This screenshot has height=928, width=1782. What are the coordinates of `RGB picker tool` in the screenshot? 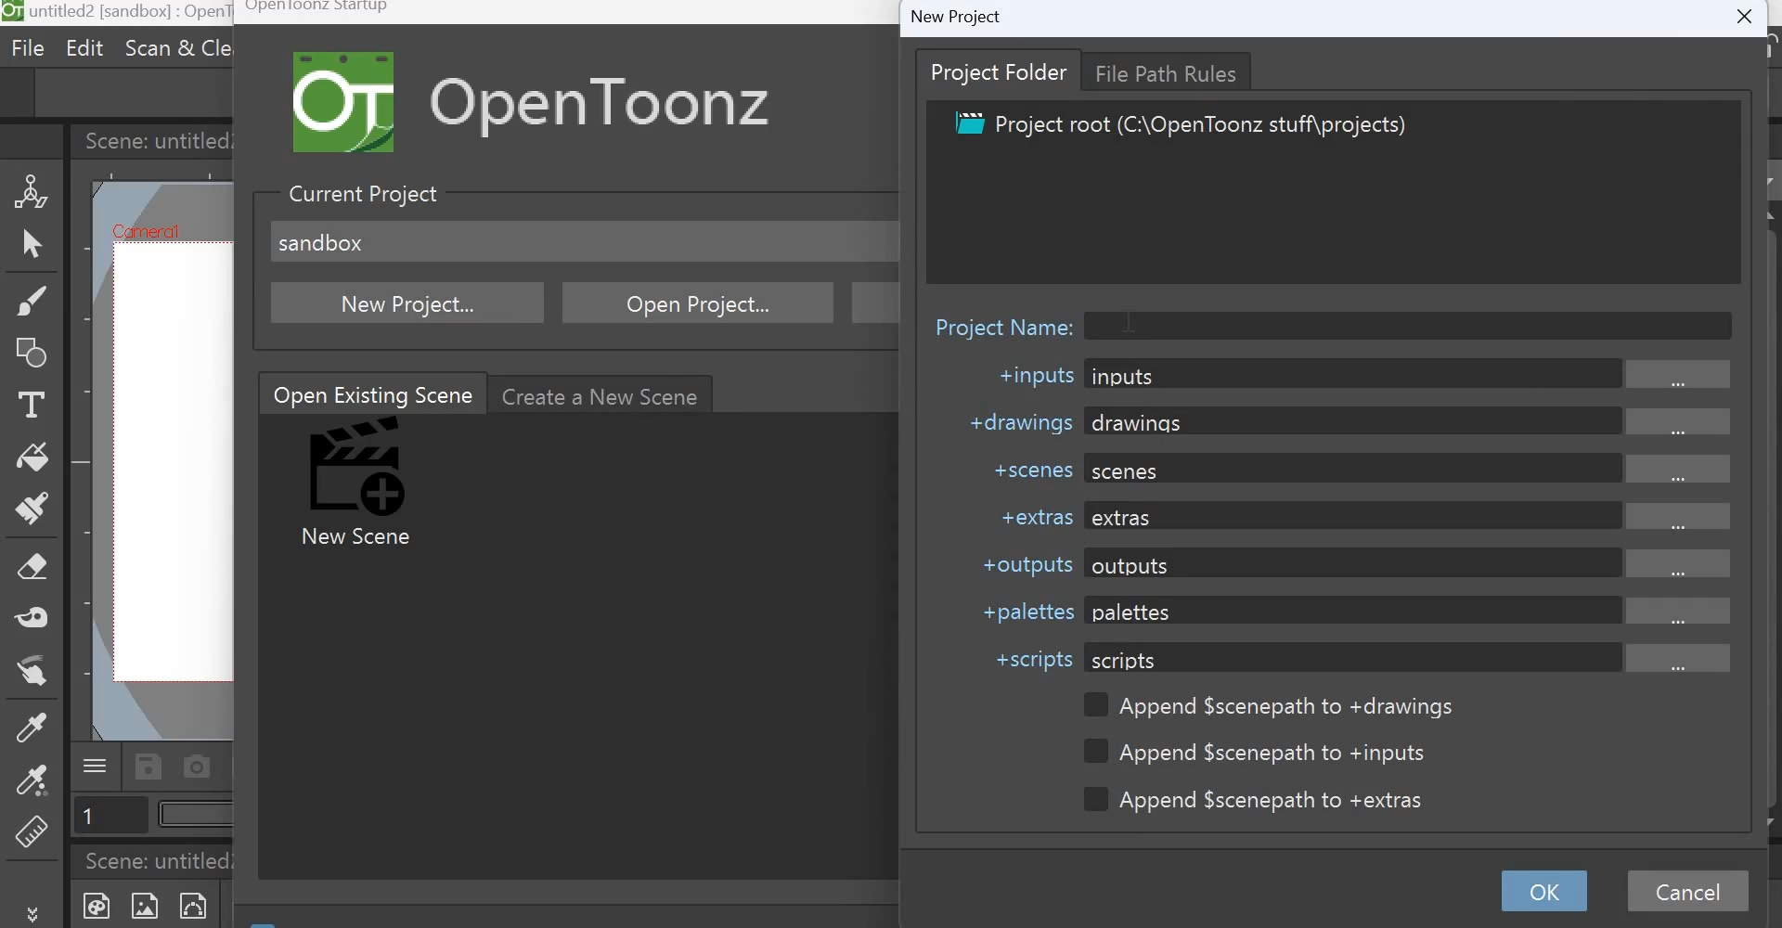 It's located at (31, 786).